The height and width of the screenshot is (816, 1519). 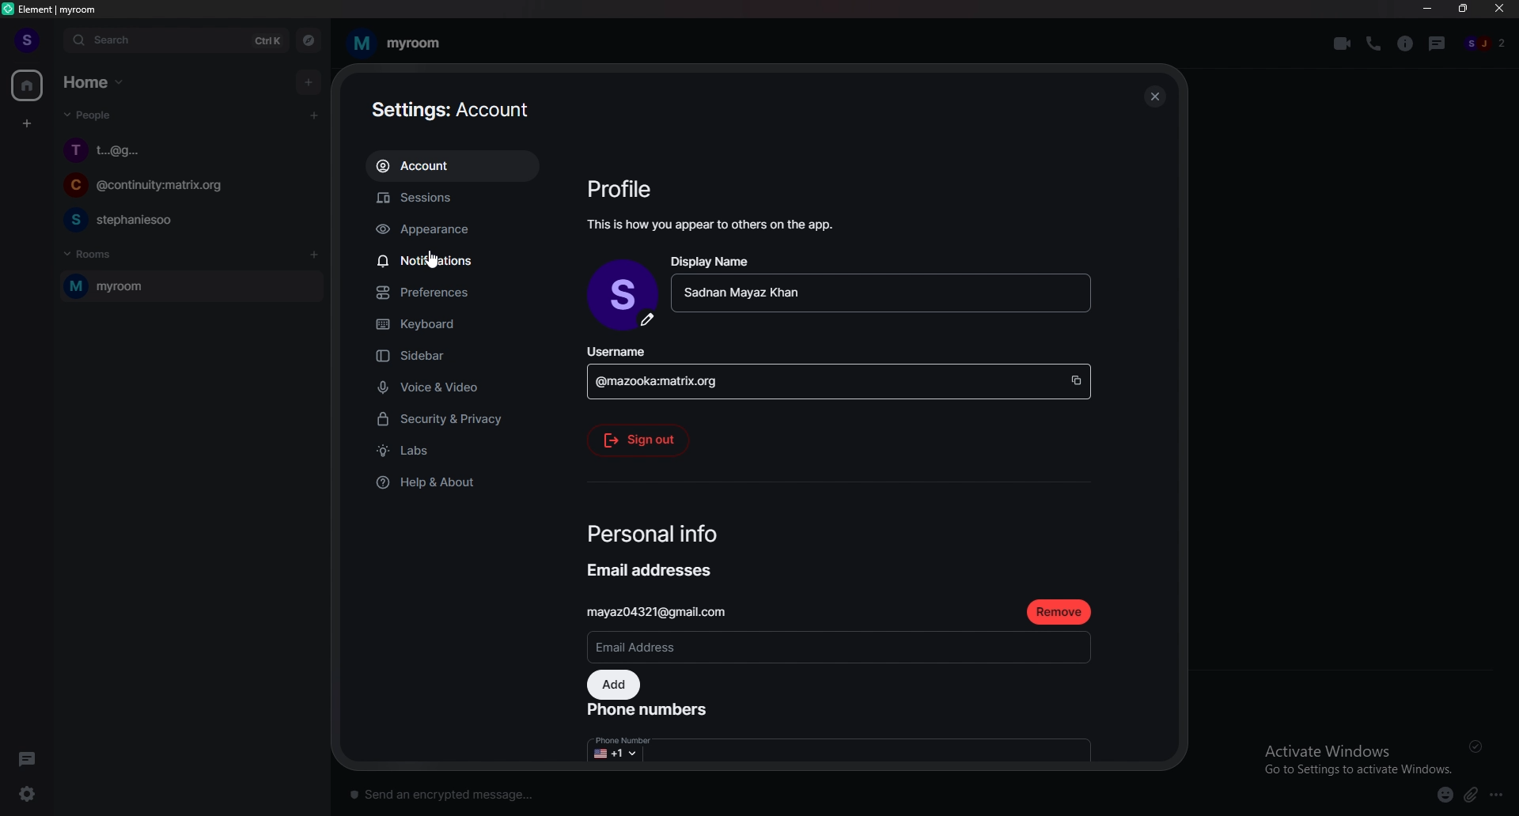 I want to click on voice and video, so click(x=469, y=386).